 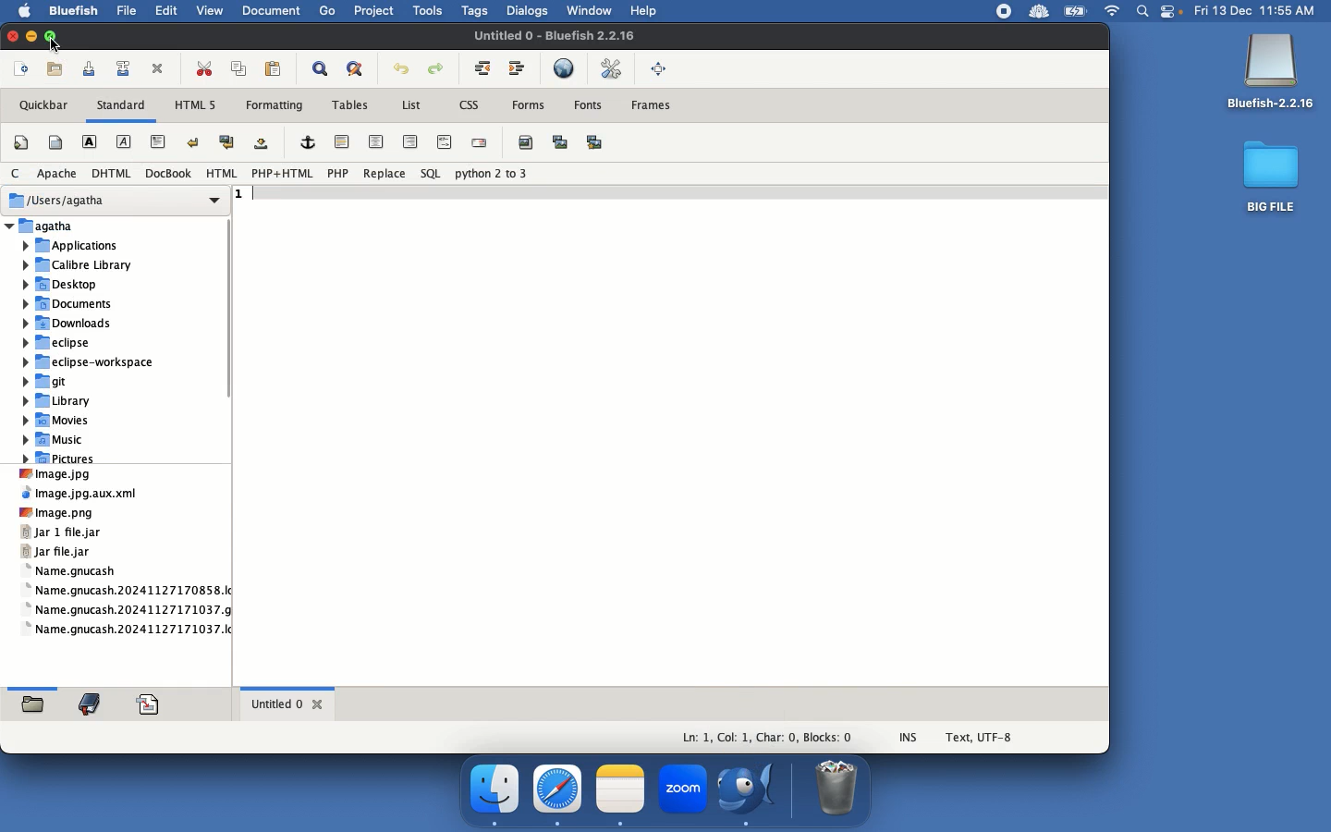 I want to click on Body, so click(x=55, y=141).